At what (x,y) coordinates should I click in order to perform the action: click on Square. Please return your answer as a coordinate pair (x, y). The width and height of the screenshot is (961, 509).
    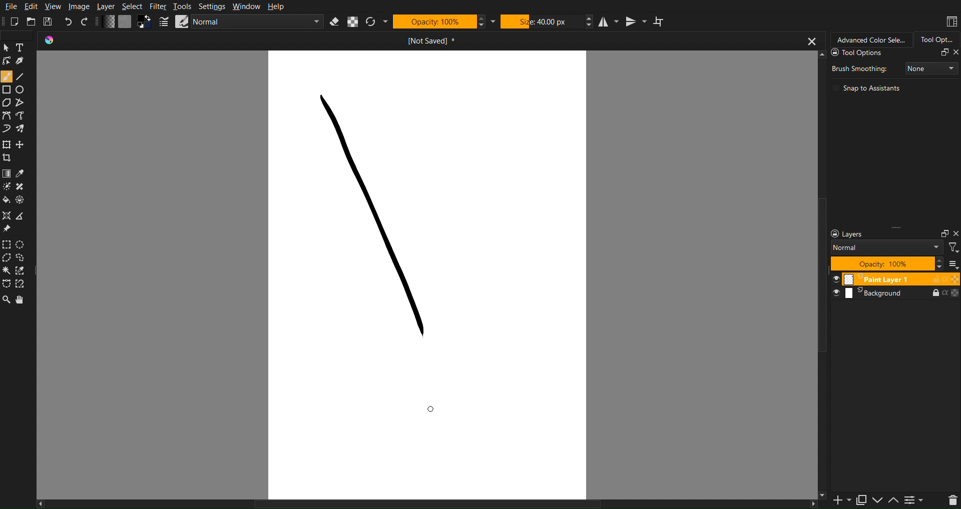
    Looking at the image, I should click on (7, 89).